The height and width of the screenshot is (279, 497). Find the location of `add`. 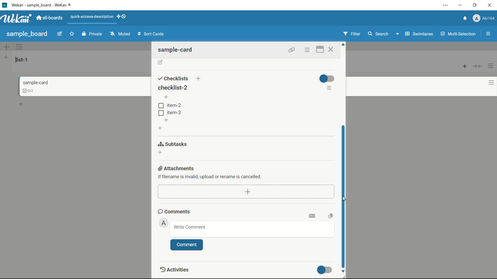

add is located at coordinates (21, 103).